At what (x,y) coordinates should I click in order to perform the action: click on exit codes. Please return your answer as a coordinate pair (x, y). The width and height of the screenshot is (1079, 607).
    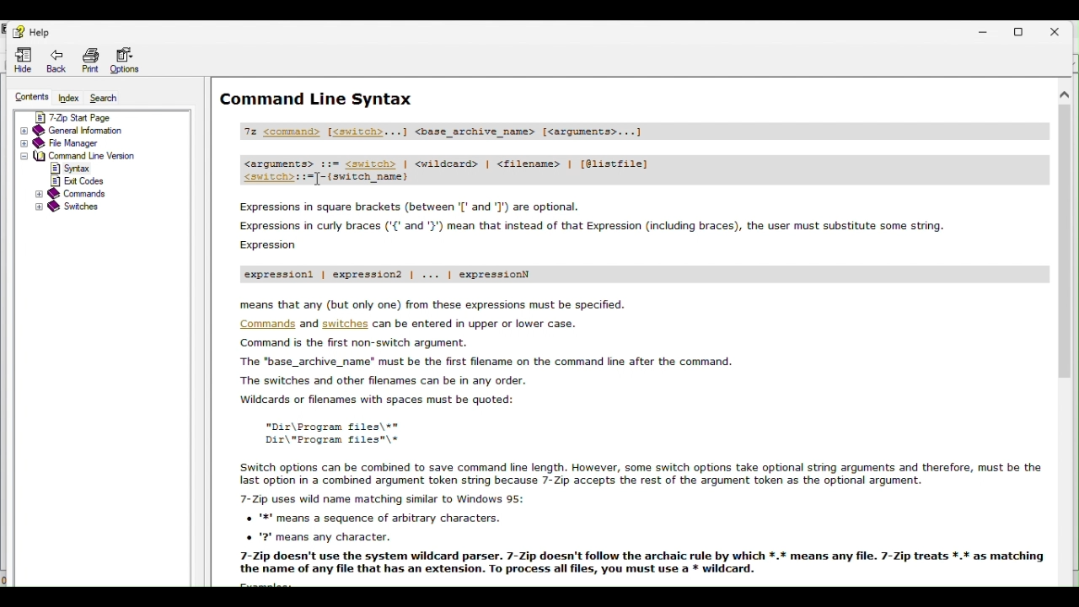
    Looking at the image, I should click on (74, 181).